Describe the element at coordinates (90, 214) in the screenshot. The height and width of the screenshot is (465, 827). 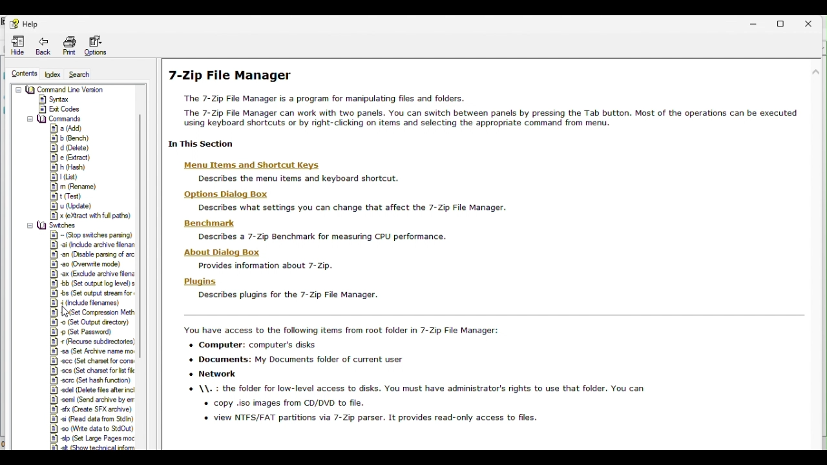
I see `extract` at that location.